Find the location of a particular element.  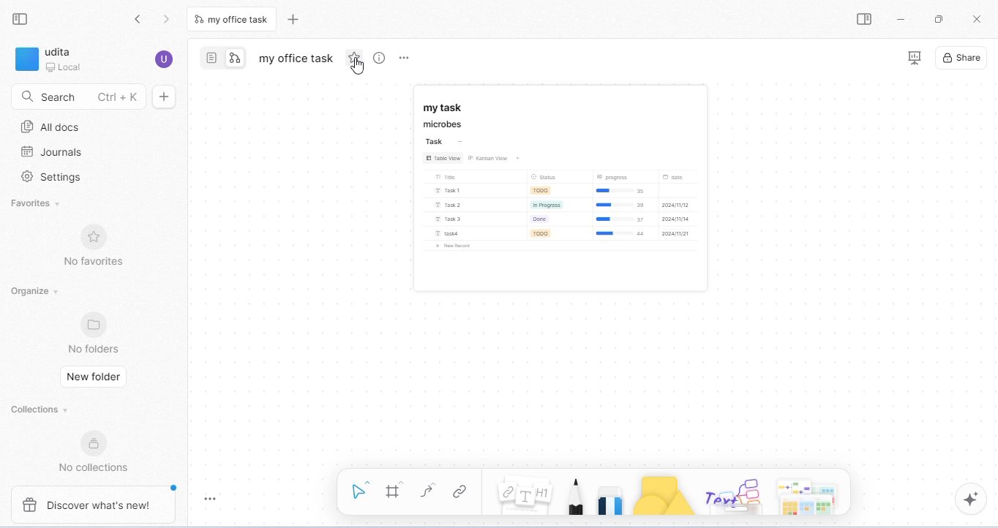

no favorites is located at coordinates (94, 243).